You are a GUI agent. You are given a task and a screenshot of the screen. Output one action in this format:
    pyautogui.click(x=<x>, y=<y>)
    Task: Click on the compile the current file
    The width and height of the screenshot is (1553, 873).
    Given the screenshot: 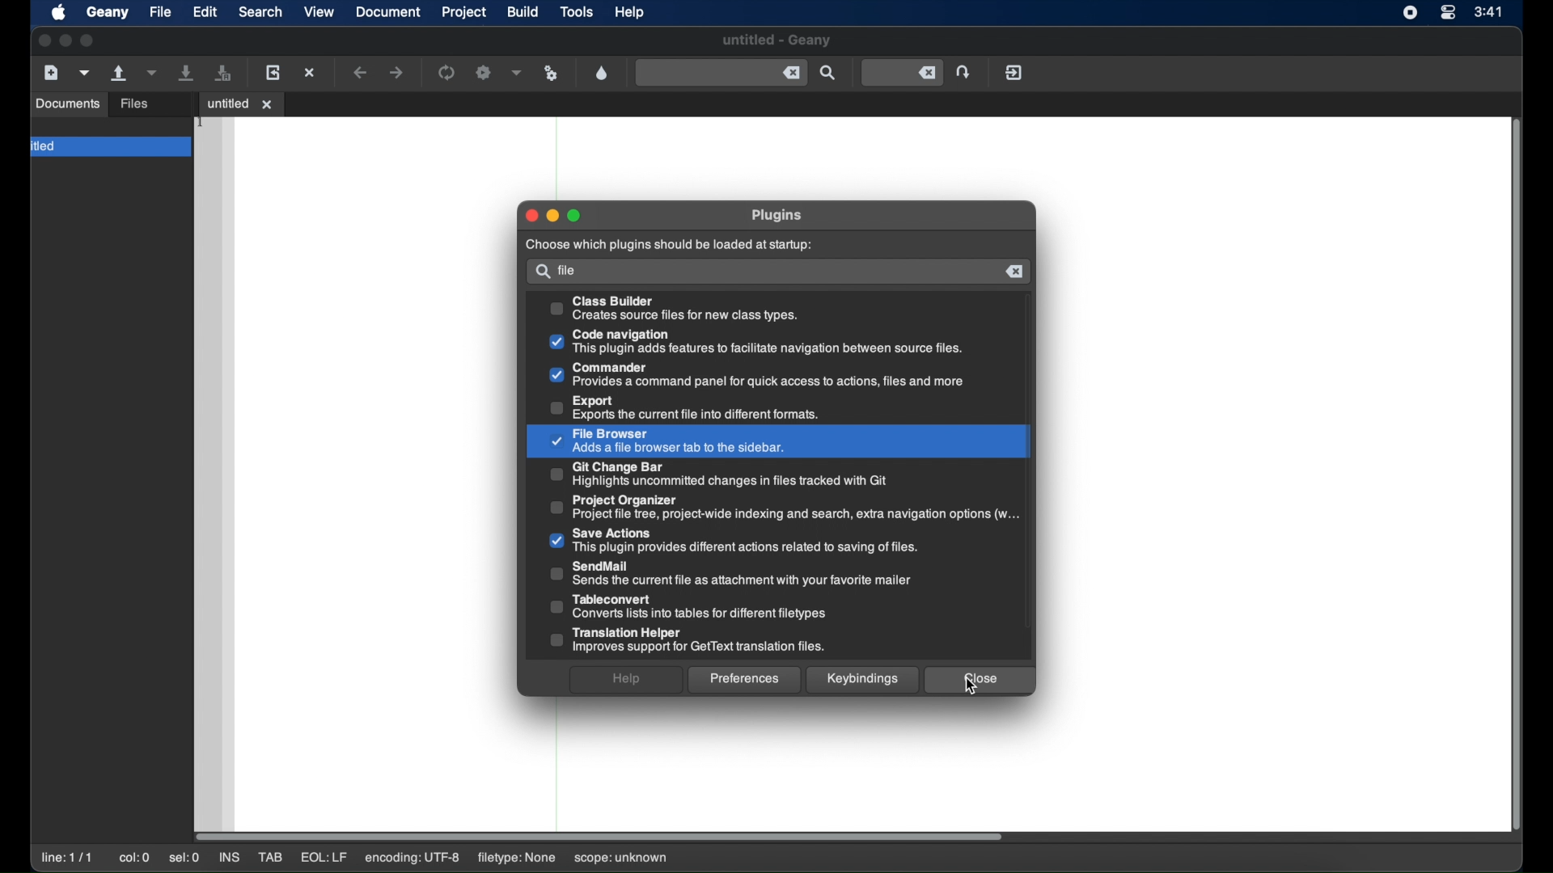 What is the action you would take?
    pyautogui.click(x=446, y=72)
    